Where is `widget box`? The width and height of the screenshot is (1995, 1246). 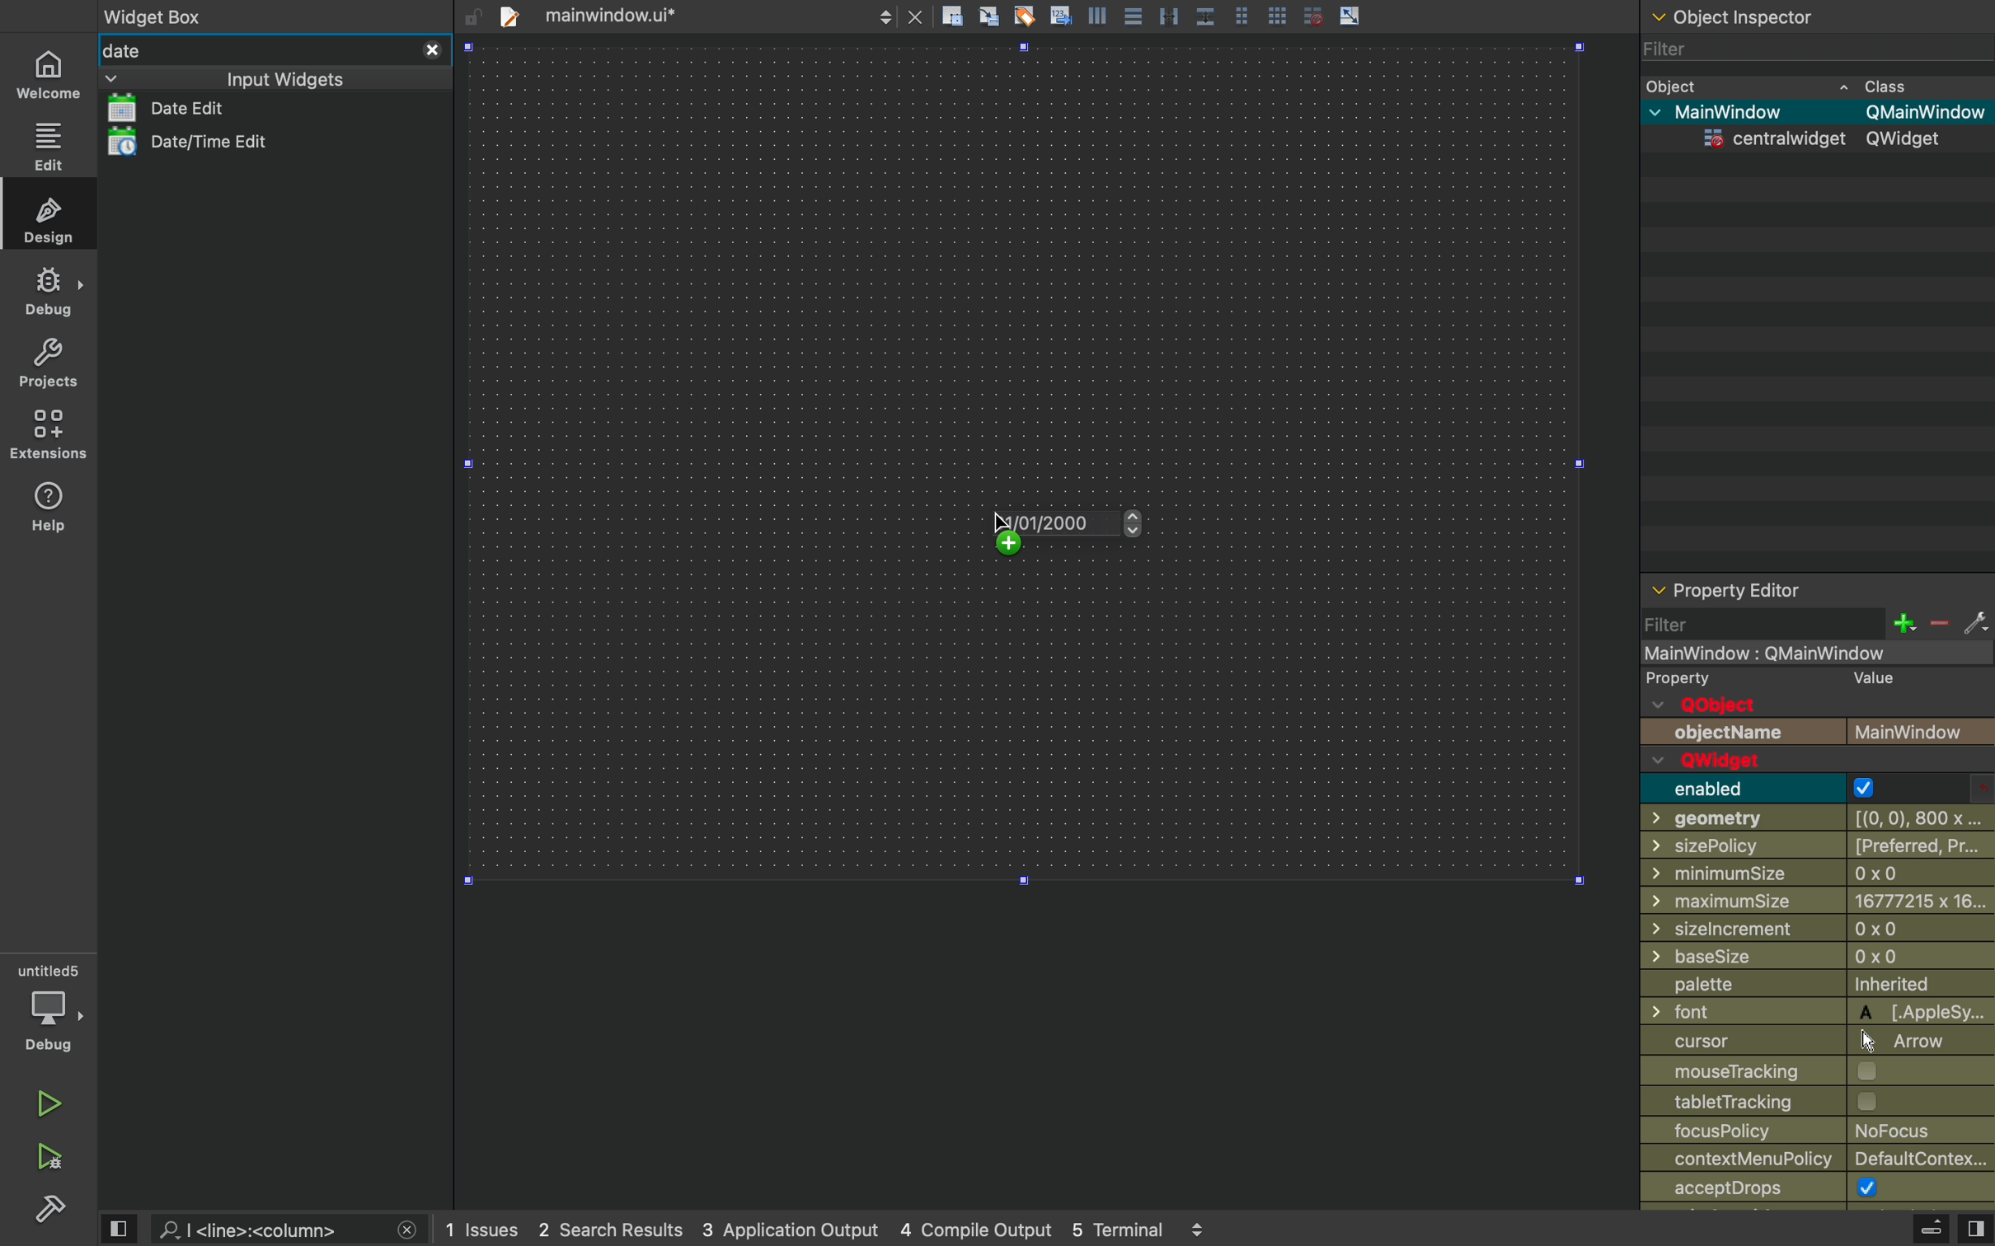
widget box is located at coordinates (159, 14).